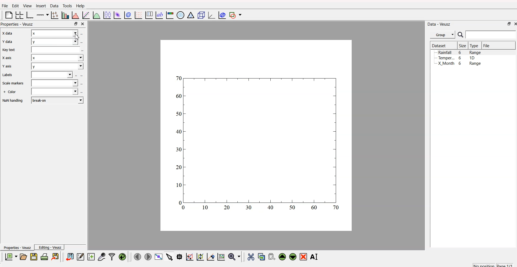 This screenshot has height=267, width=517. What do you see at coordinates (439, 45) in the screenshot?
I see `Dataset` at bounding box center [439, 45].